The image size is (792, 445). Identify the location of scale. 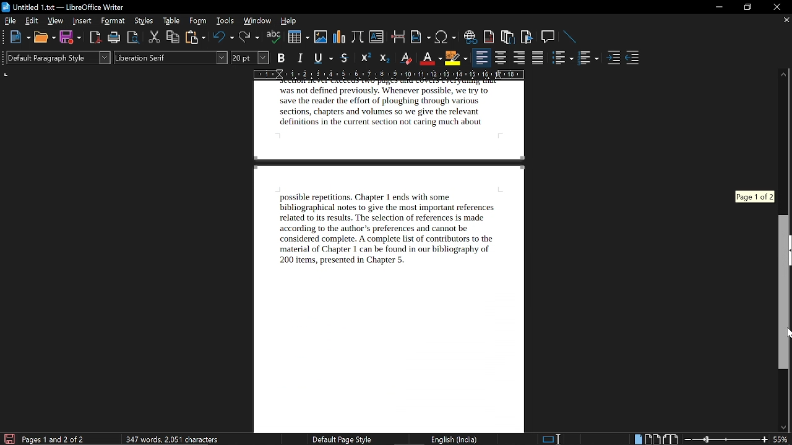
(389, 74).